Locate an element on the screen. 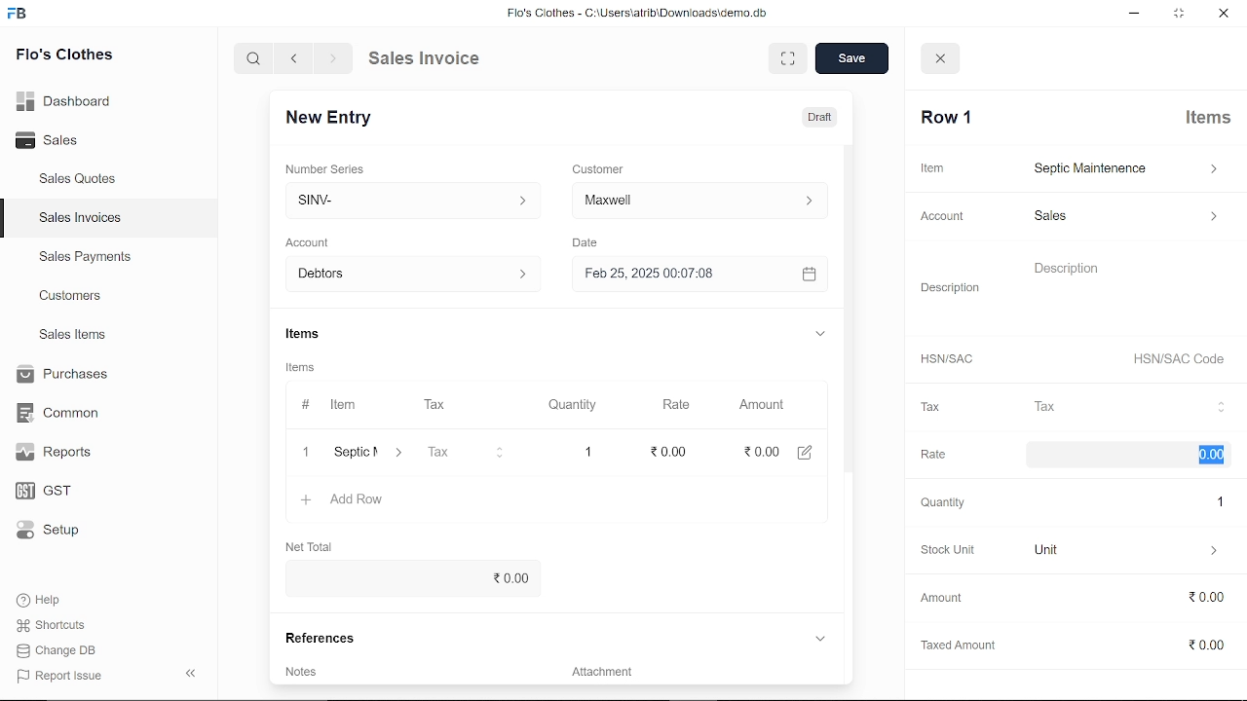 Image resolution: width=1247 pixels, height=701 pixels. edit rate is located at coordinates (669, 451).